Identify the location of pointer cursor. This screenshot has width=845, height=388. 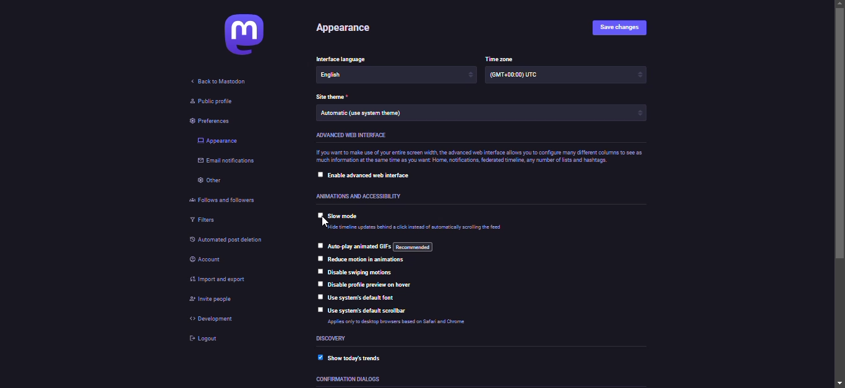
(325, 222).